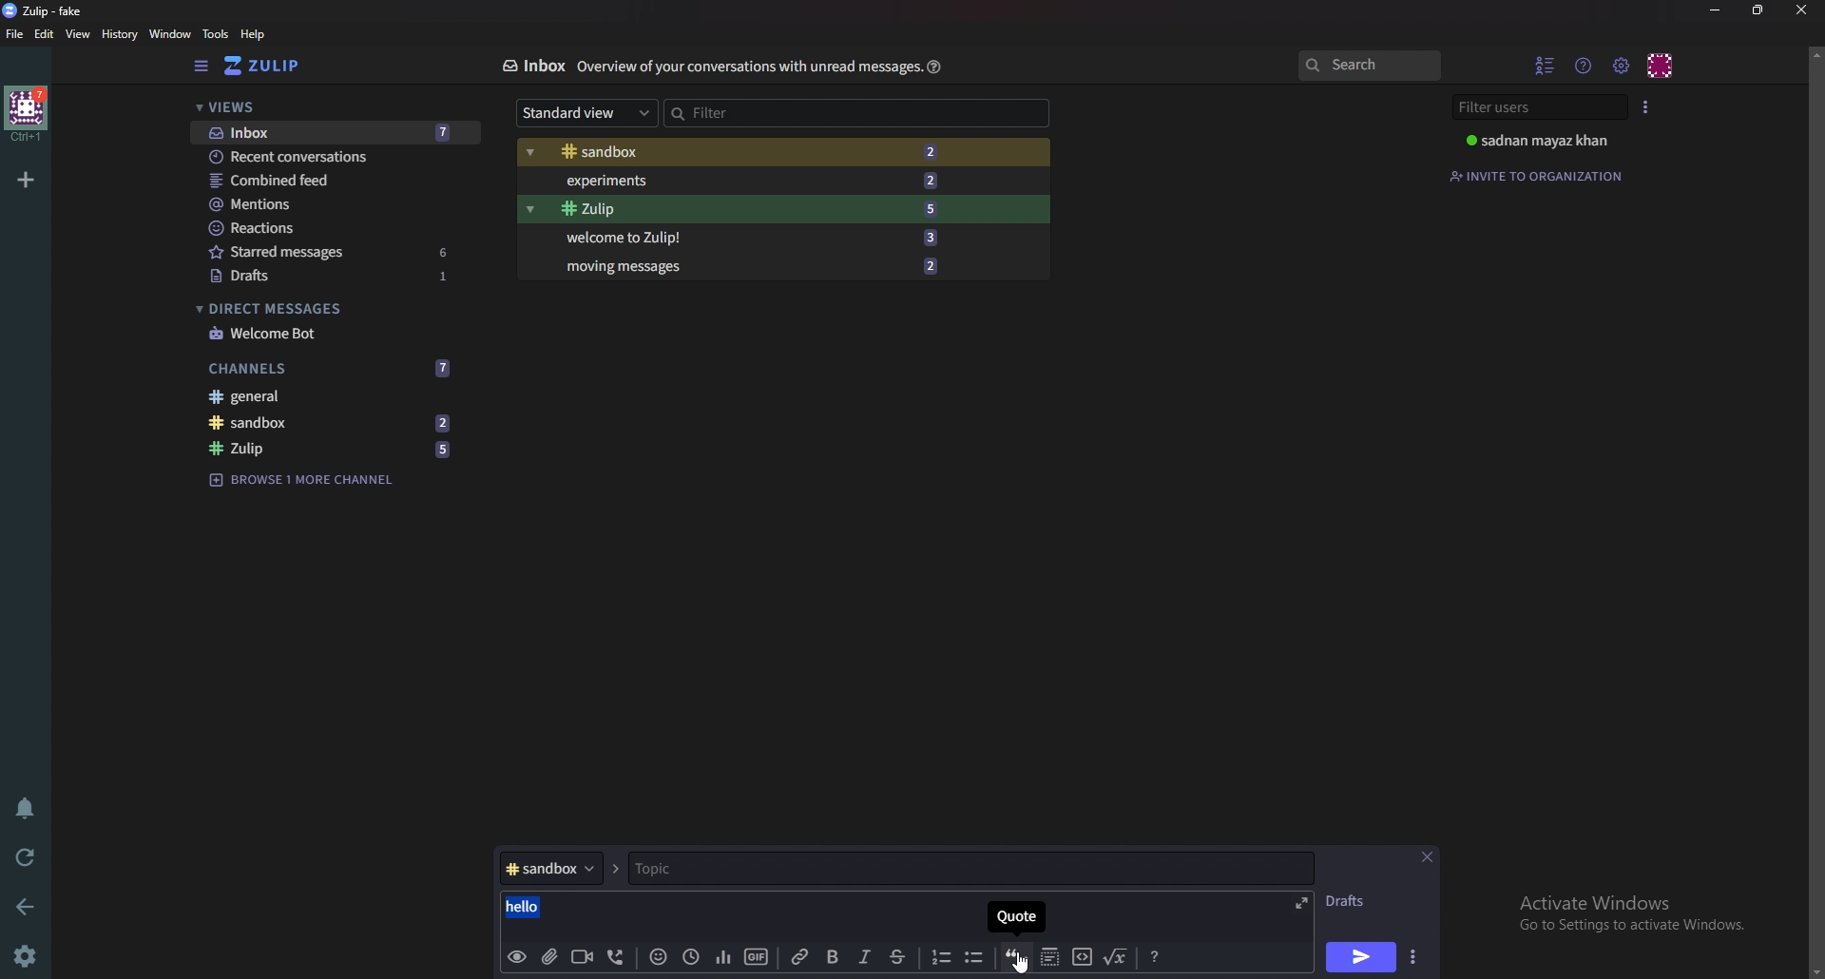  Describe the element at coordinates (325, 206) in the screenshot. I see `Mentions` at that location.